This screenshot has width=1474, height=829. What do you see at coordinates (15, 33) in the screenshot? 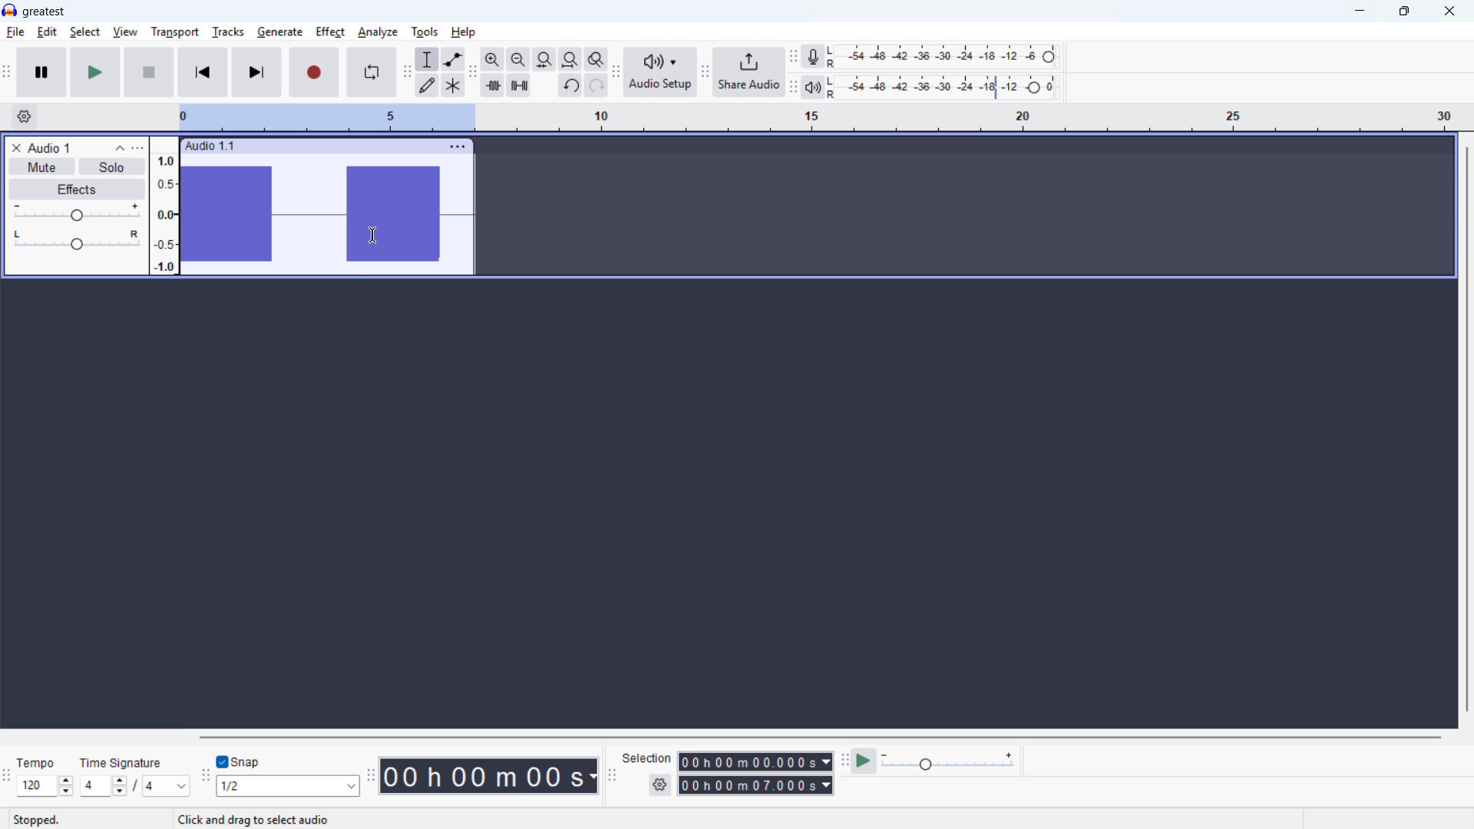
I see `file` at bounding box center [15, 33].